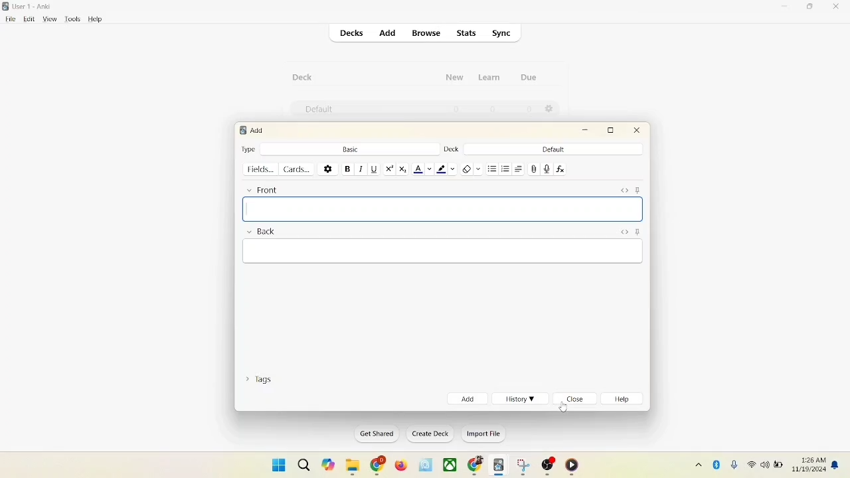 The width and height of the screenshot is (850, 478). I want to click on Bluetooth, so click(717, 463).